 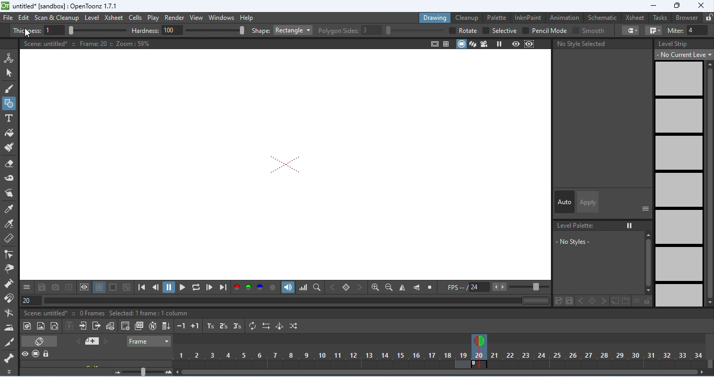 I want to click on level, so click(x=91, y=18).